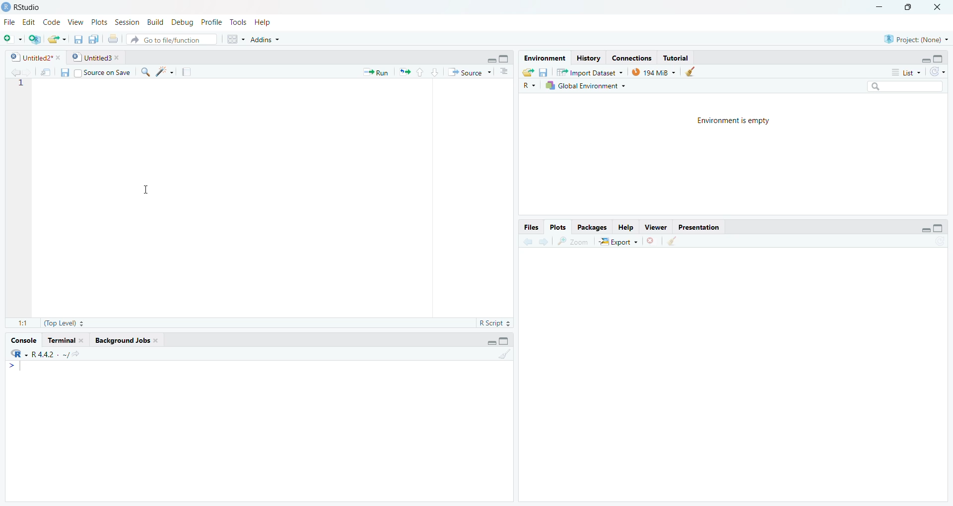  I want to click on Minimize, so click(925, 231).